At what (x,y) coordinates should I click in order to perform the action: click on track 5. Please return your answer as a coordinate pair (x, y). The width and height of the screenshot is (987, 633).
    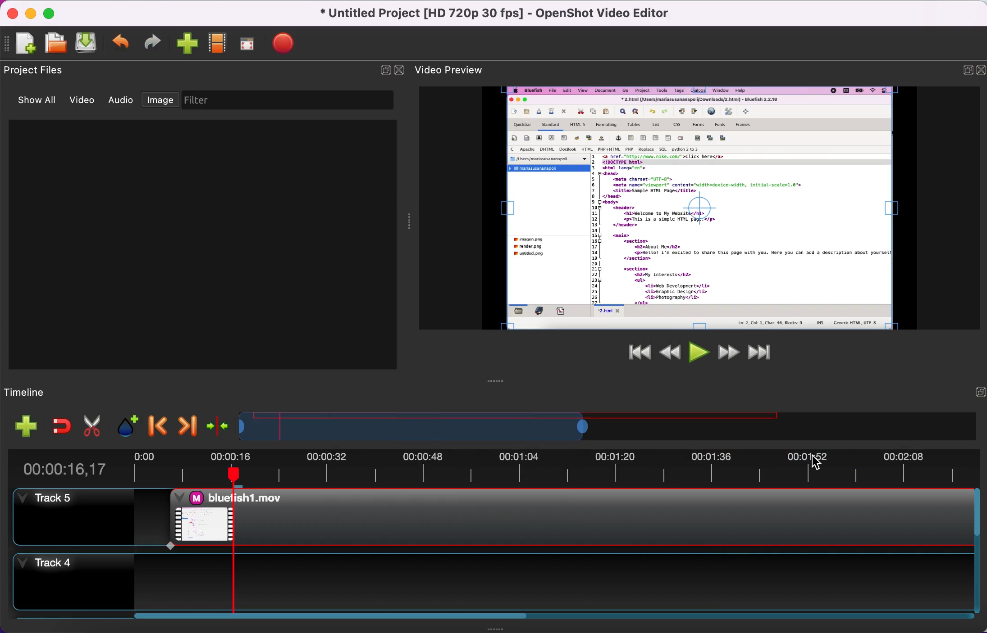
    Looking at the image, I should click on (73, 517).